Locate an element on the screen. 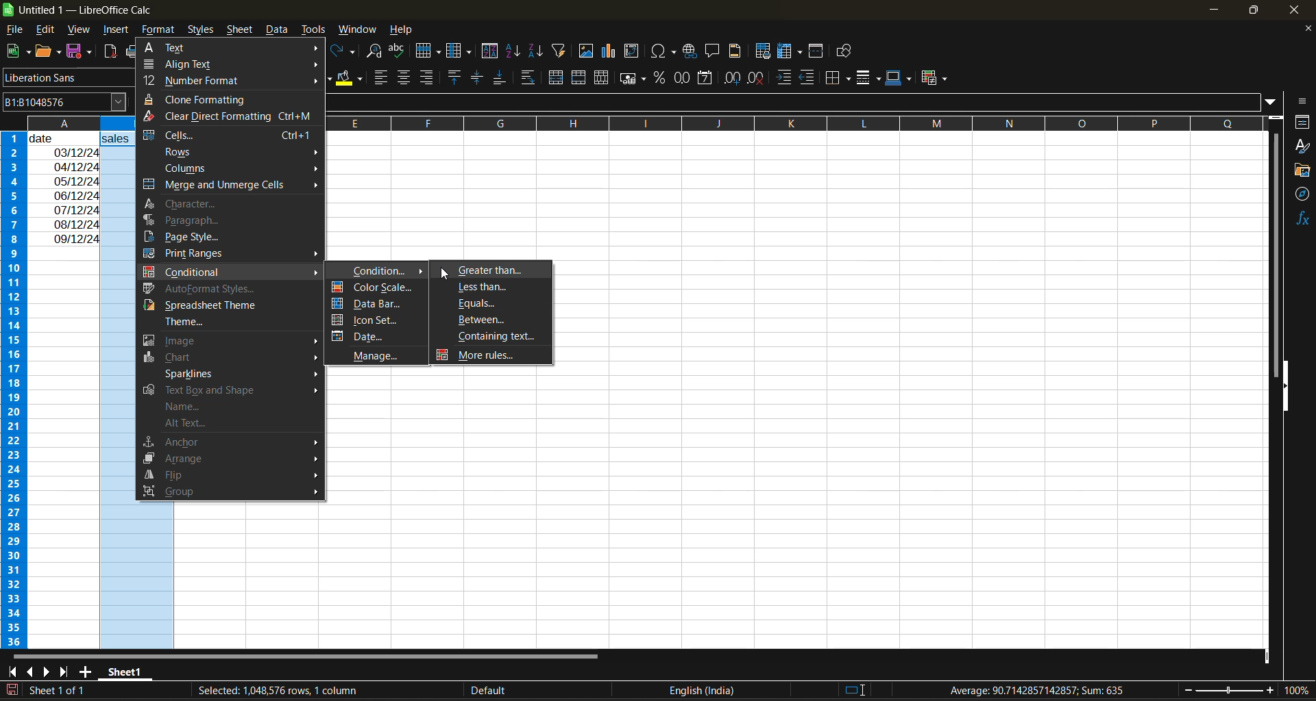  spreadsheet theme is located at coordinates (219, 305).